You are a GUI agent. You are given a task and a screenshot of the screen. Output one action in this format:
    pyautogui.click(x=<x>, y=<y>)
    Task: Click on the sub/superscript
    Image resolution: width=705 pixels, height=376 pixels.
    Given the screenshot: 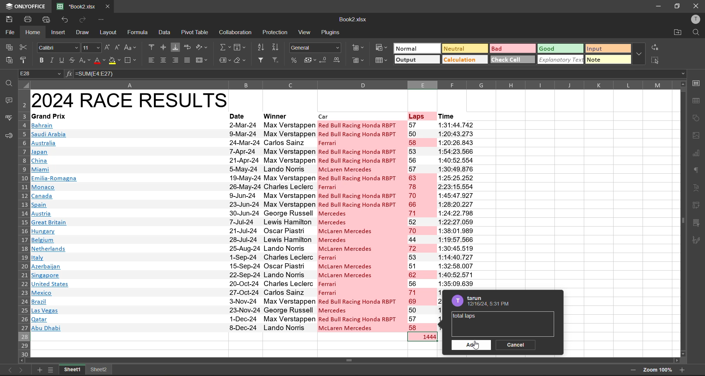 What is the action you would take?
    pyautogui.click(x=85, y=61)
    